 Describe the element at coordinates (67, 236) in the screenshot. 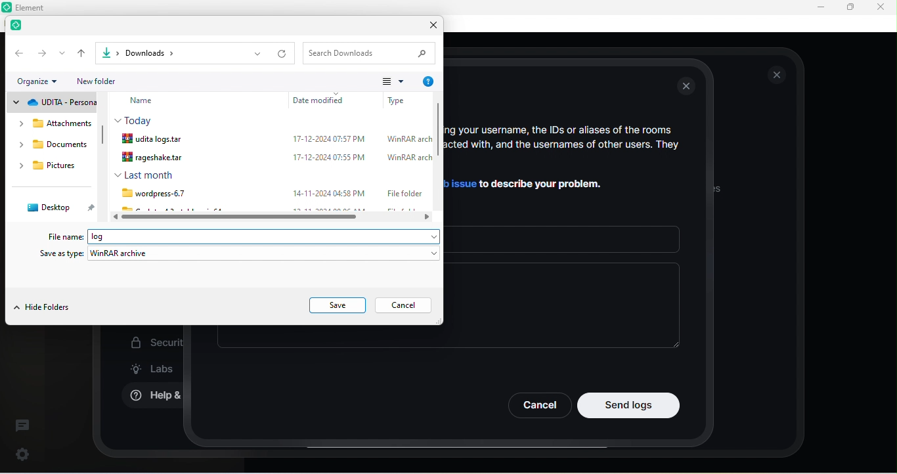

I see `file name` at that location.